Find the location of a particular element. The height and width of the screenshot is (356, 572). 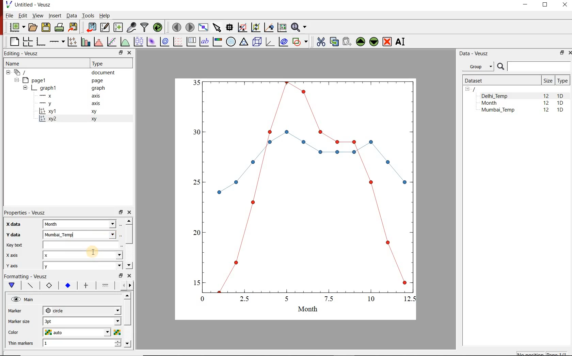

polar graph is located at coordinates (231, 42).